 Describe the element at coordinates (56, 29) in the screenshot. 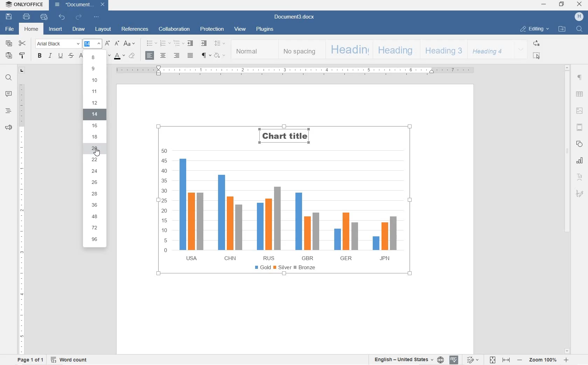

I see `INSERT` at that location.